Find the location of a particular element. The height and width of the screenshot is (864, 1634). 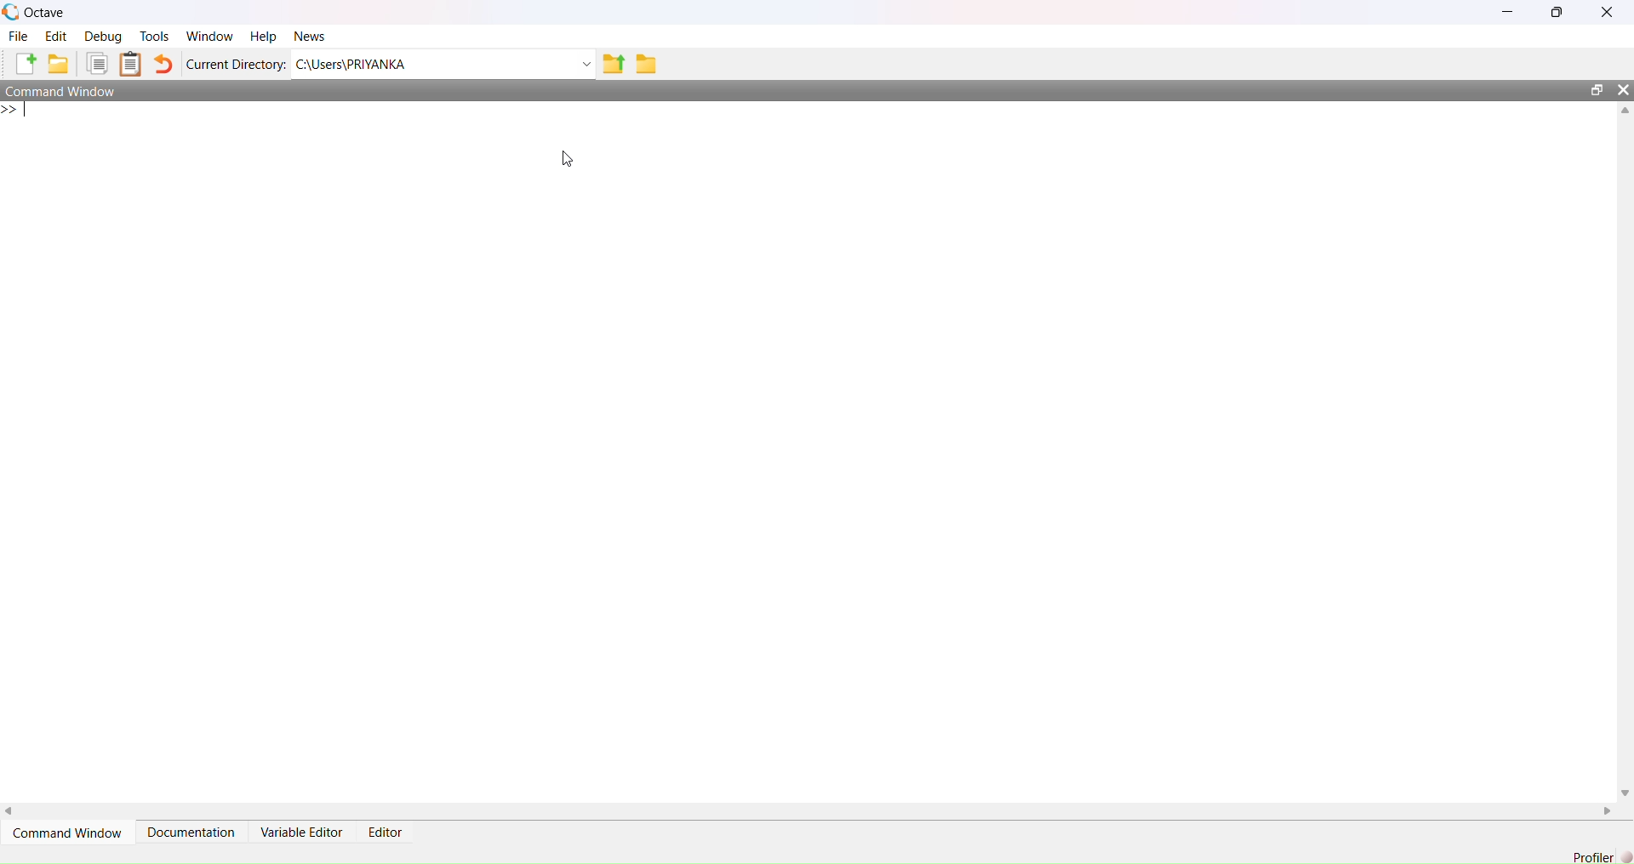

New script is located at coordinates (26, 64).